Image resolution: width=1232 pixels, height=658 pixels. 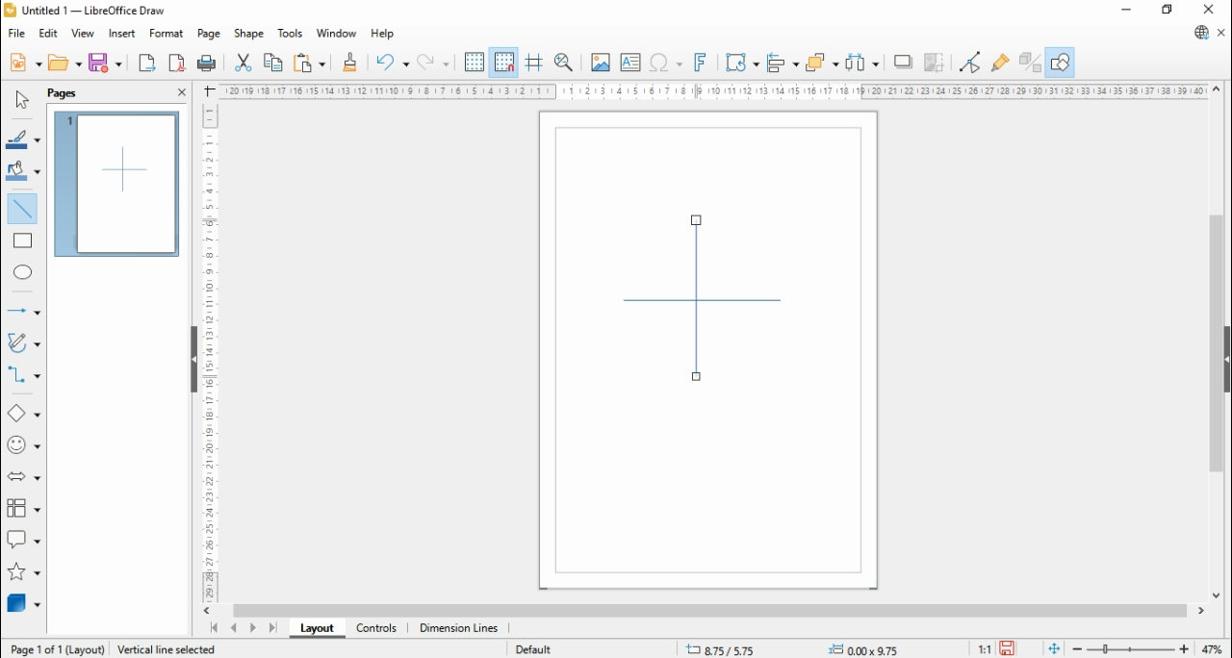 I want to click on insert special character, so click(x=664, y=63).